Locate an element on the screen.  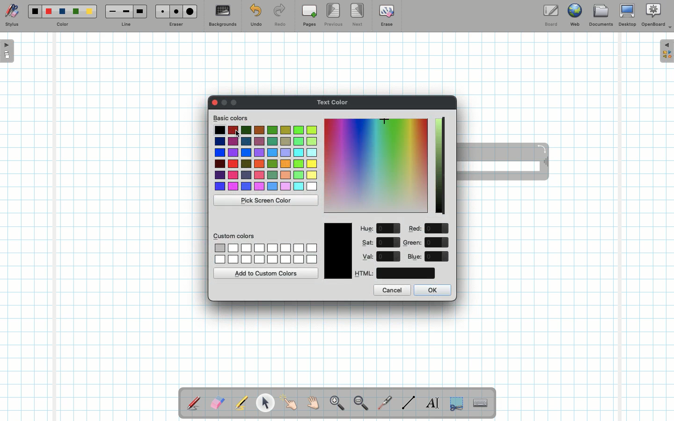
Large line is located at coordinates (140, 11).